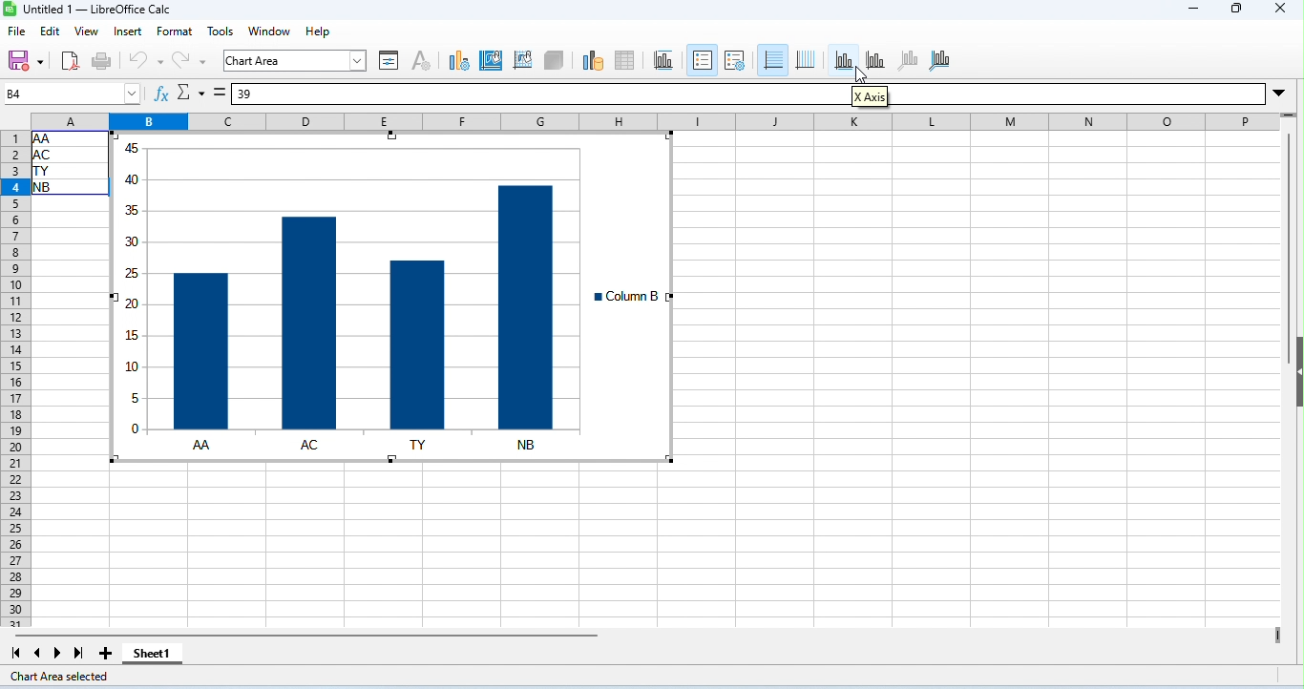 The height and width of the screenshot is (689, 1304). What do you see at coordinates (664, 59) in the screenshot?
I see `tiles` at bounding box center [664, 59].